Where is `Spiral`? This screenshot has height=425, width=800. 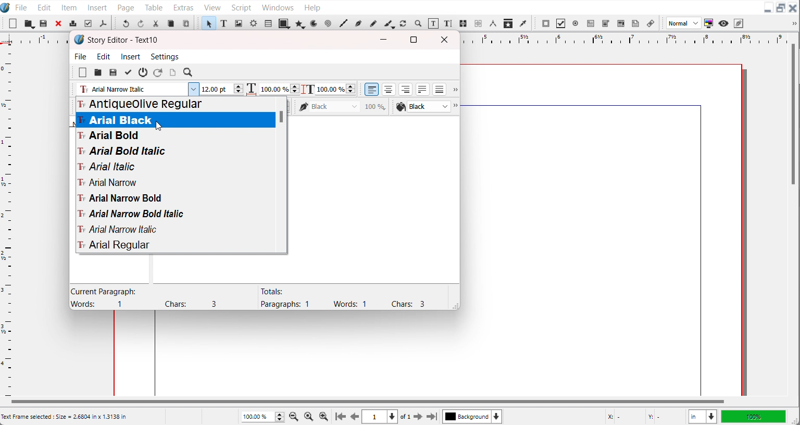
Spiral is located at coordinates (327, 23).